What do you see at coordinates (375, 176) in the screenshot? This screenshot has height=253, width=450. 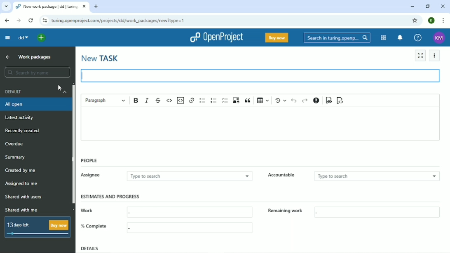 I see `Type to search` at bounding box center [375, 176].